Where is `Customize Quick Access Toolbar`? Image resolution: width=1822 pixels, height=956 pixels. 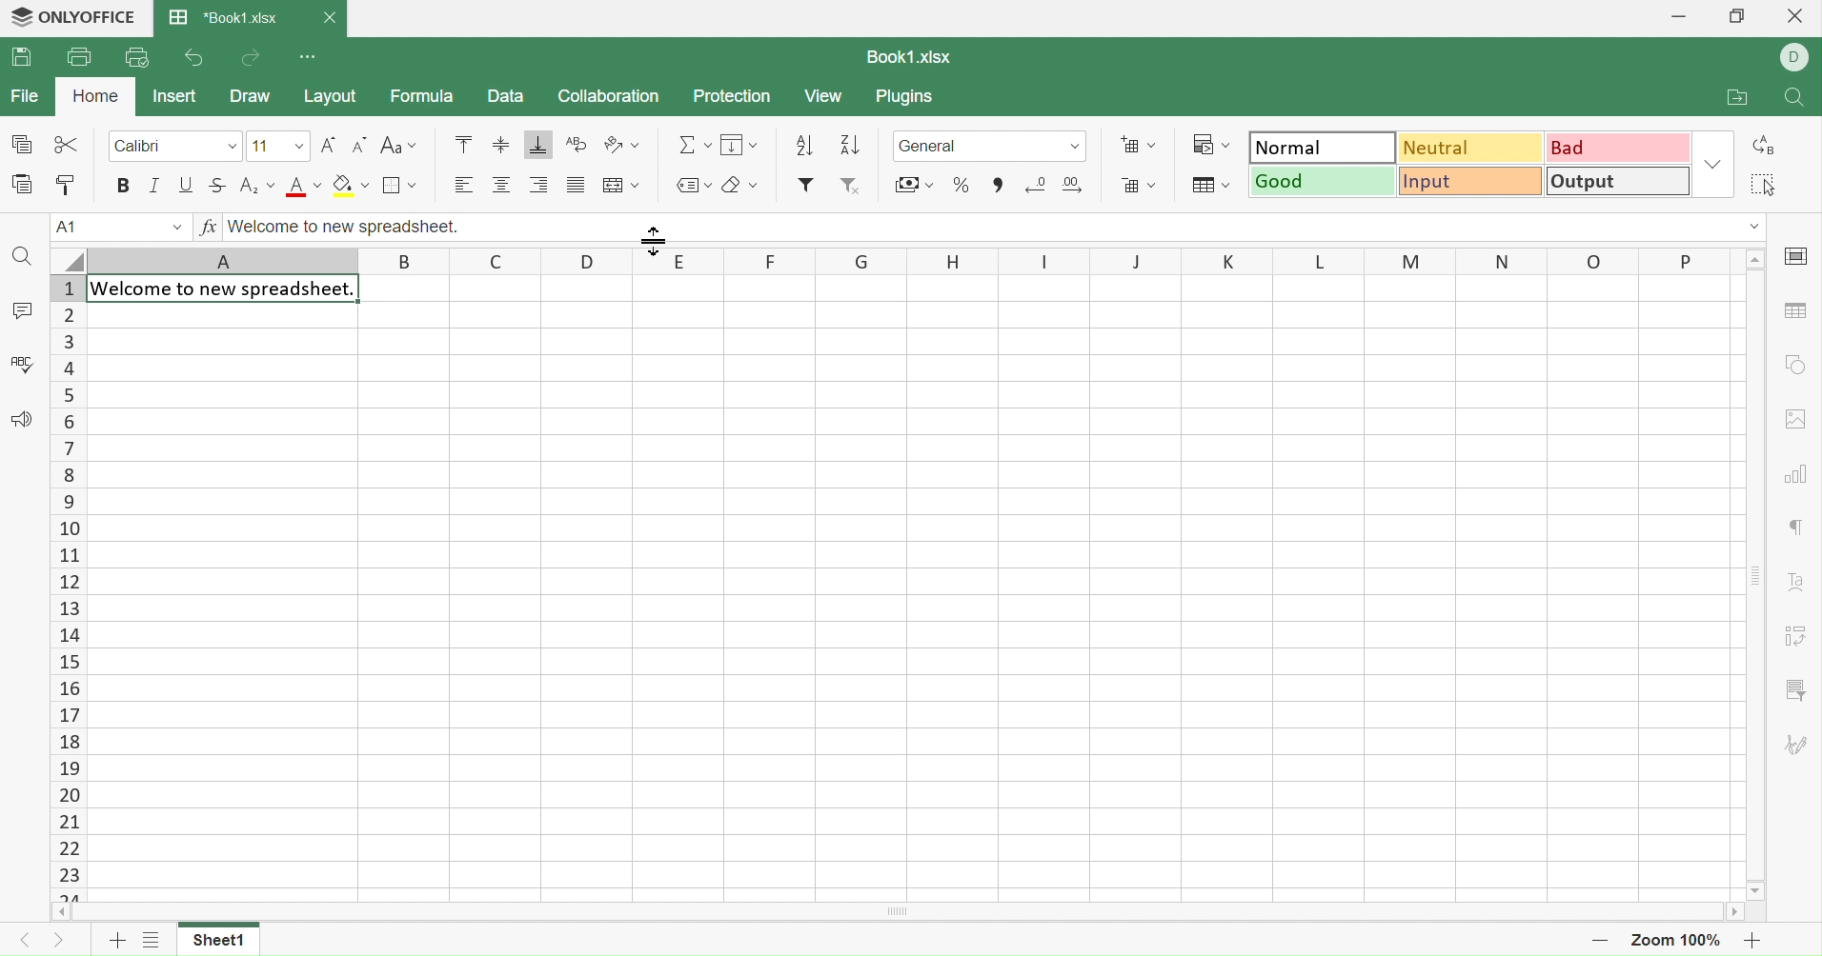 Customize Quick Access Toolbar is located at coordinates (310, 59).